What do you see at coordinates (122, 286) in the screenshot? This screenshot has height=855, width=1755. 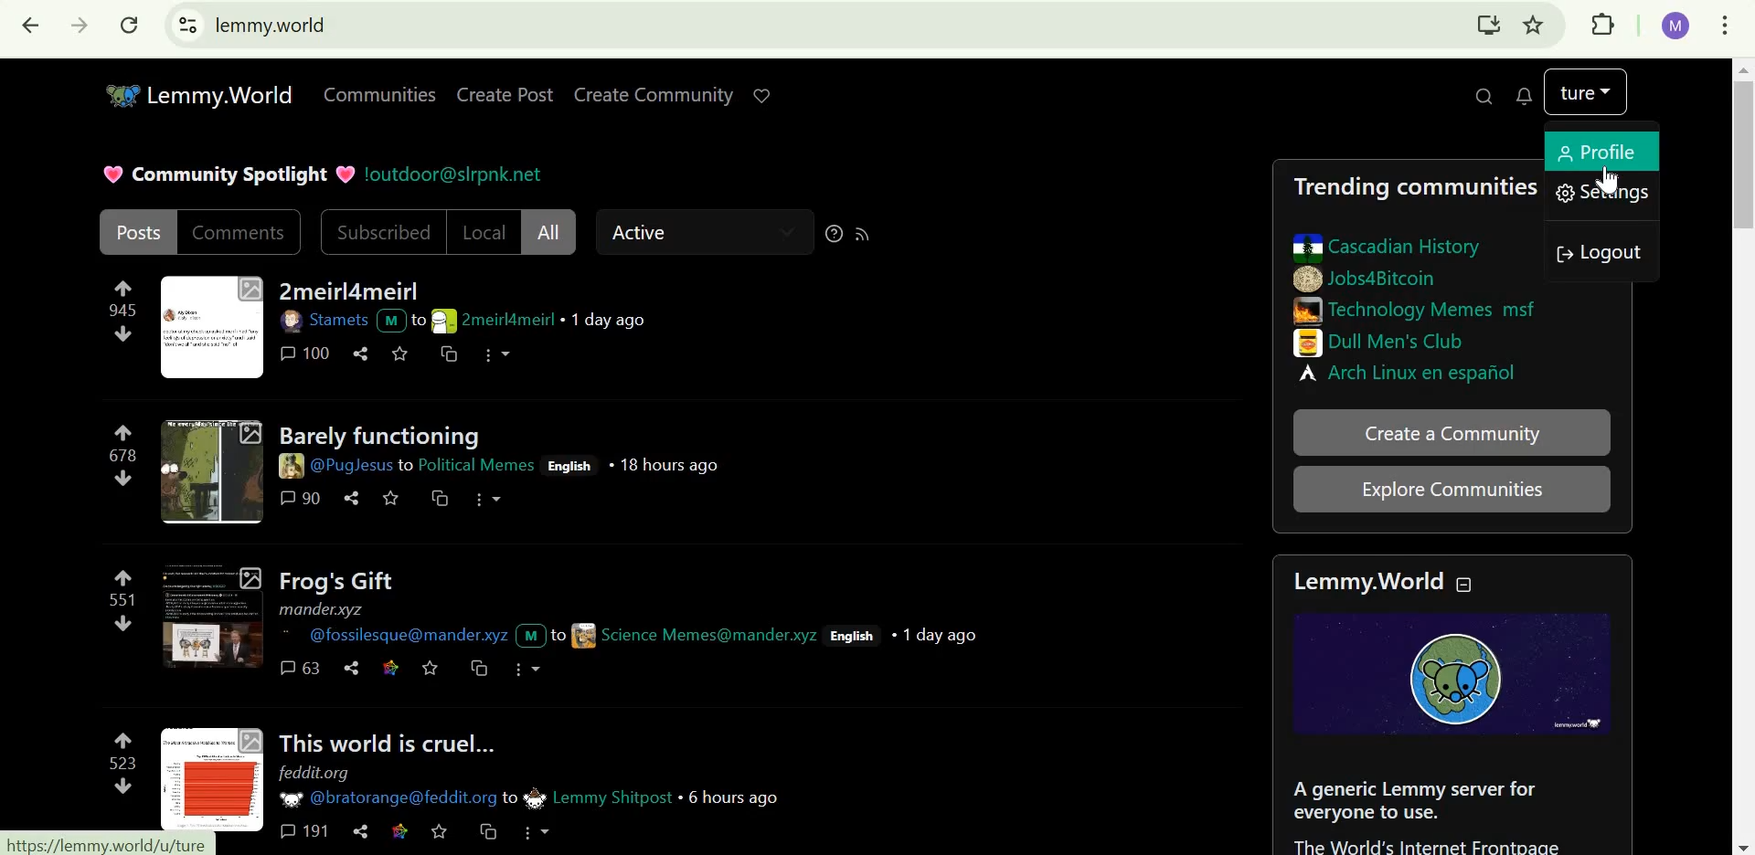 I see `Upvote` at bounding box center [122, 286].